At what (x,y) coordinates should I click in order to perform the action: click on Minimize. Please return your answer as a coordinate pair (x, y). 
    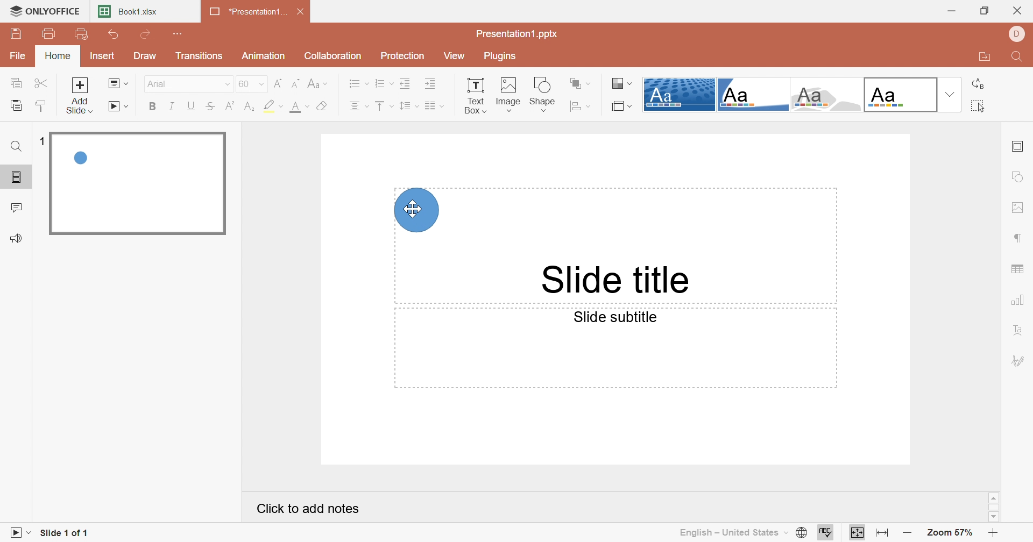
    Looking at the image, I should click on (954, 10).